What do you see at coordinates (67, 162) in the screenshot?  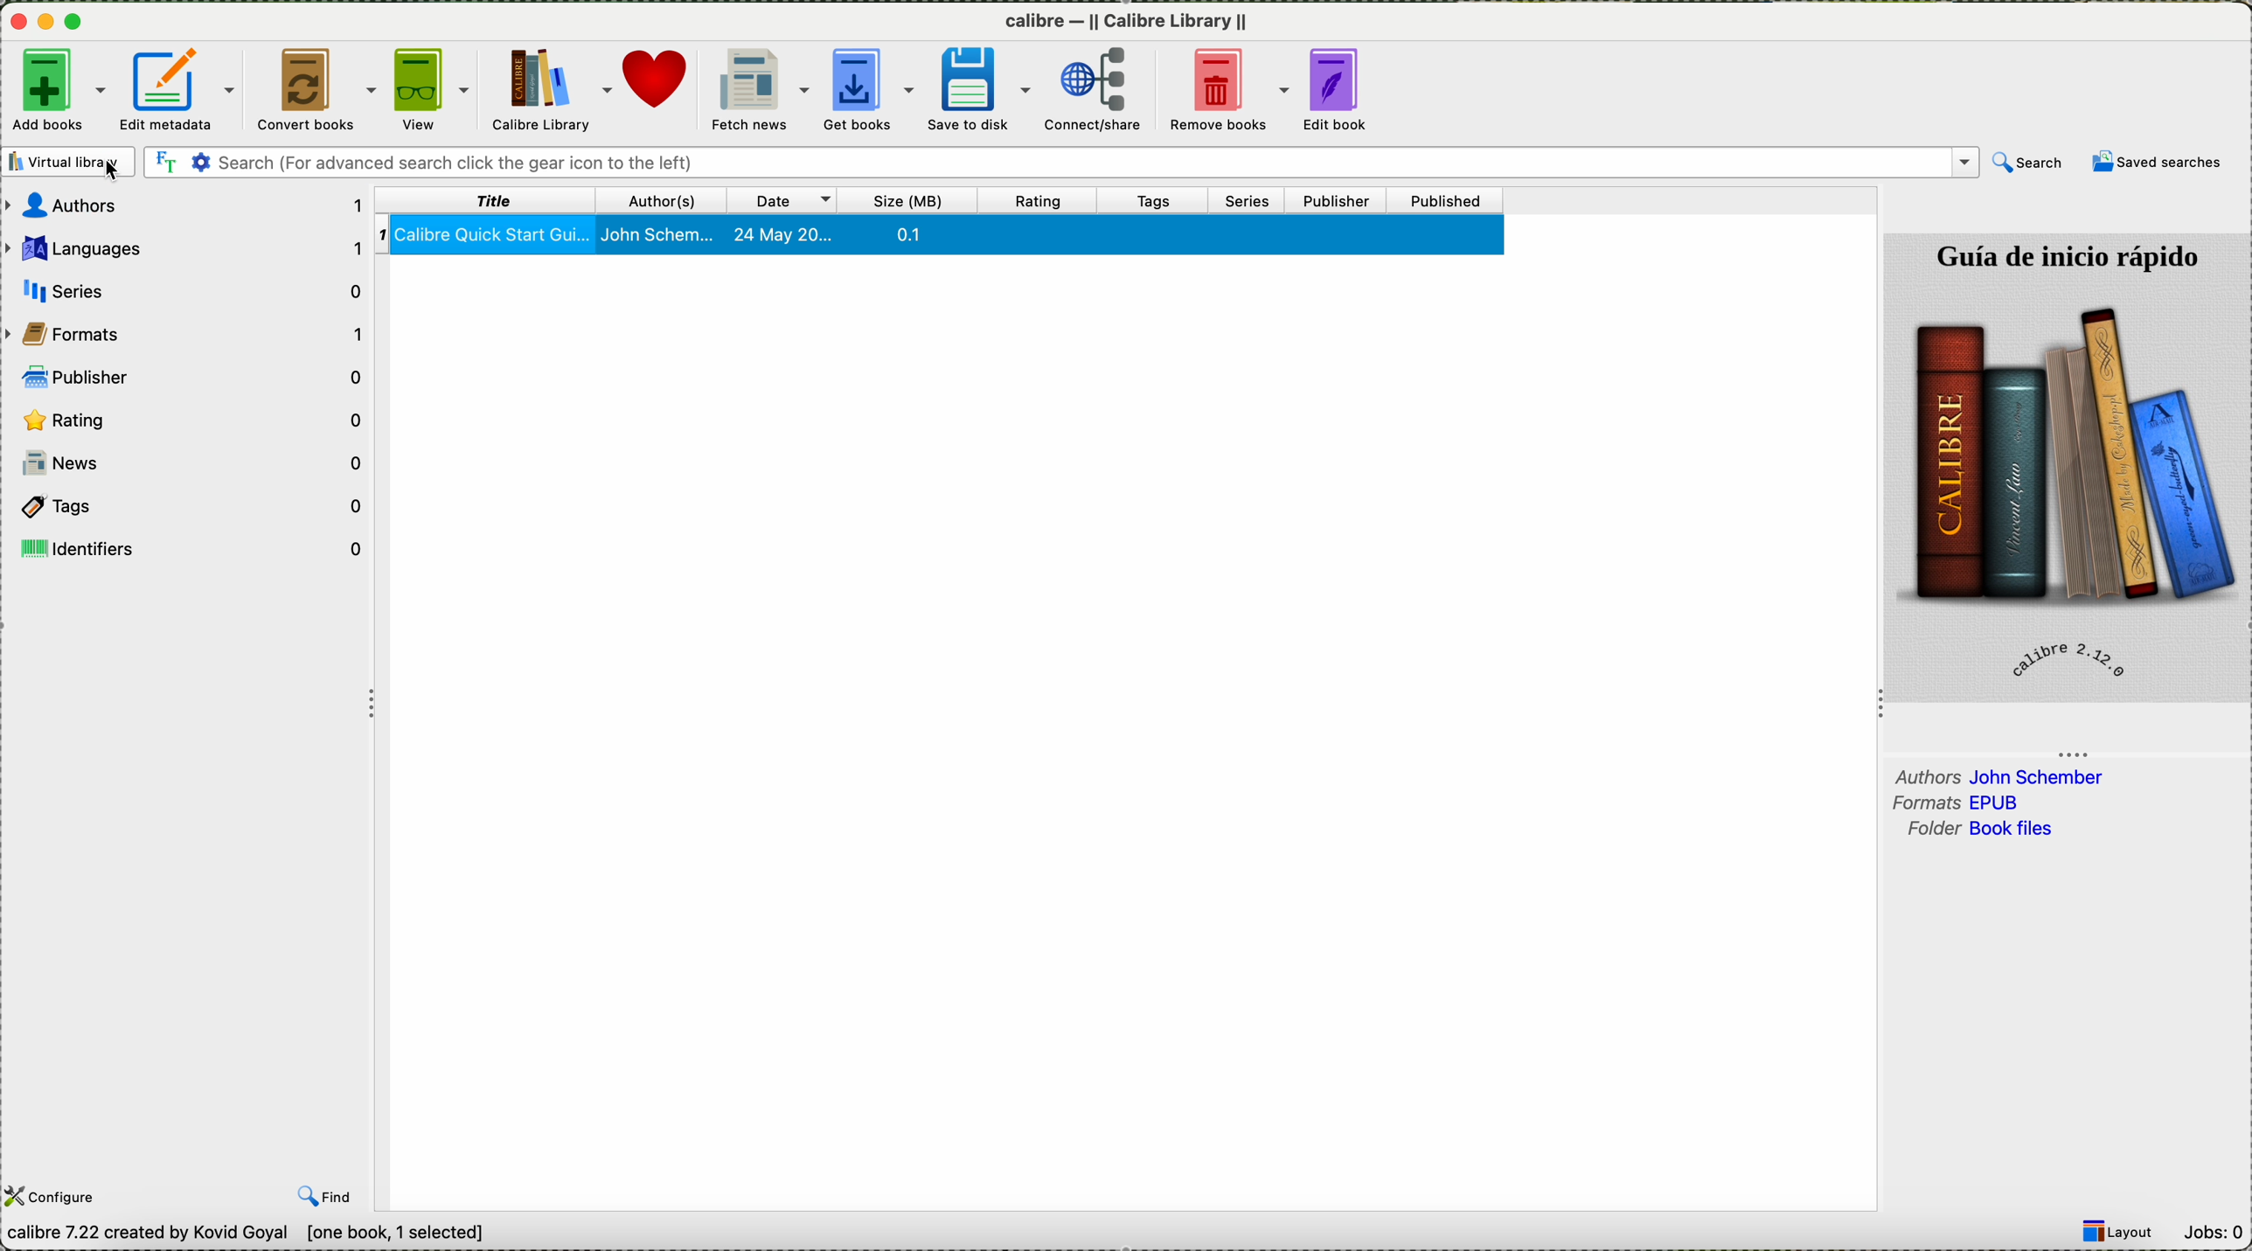 I see `click on virtual library` at bounding box center [67, 162].